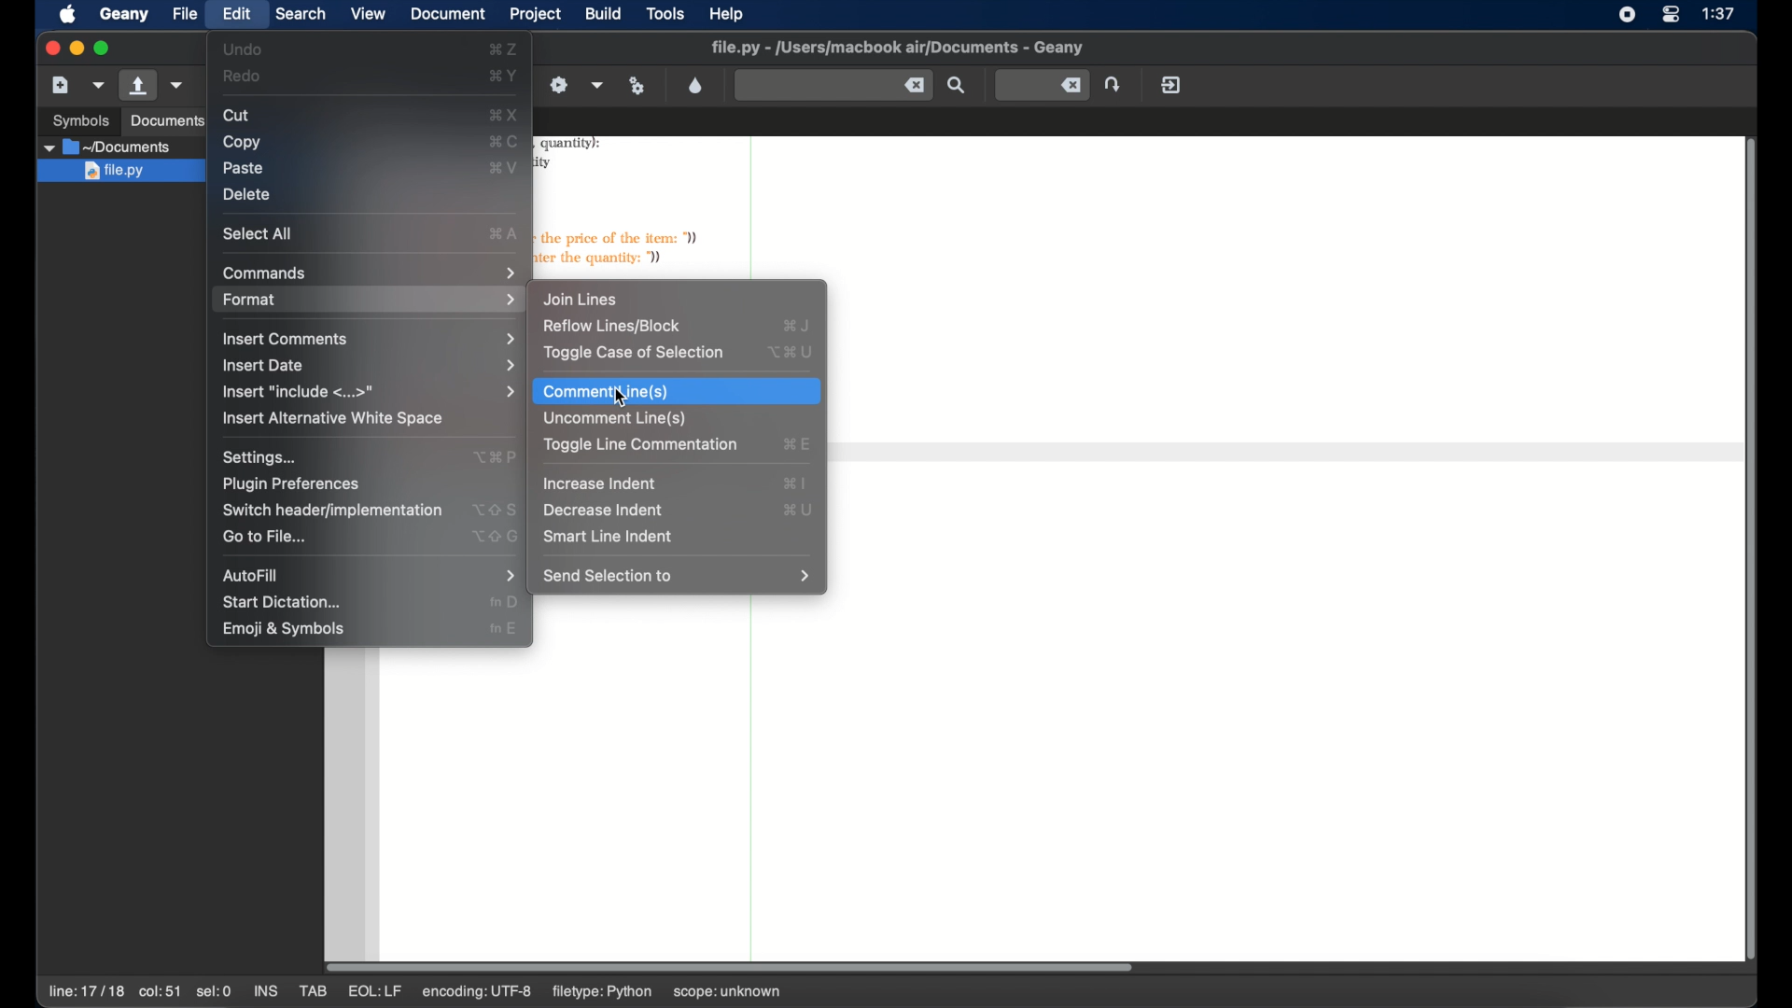 The image size is (1792, 1008). Describe the element at coordinates (739, 965) in the screenshot. I see `scroll bar` at that location.